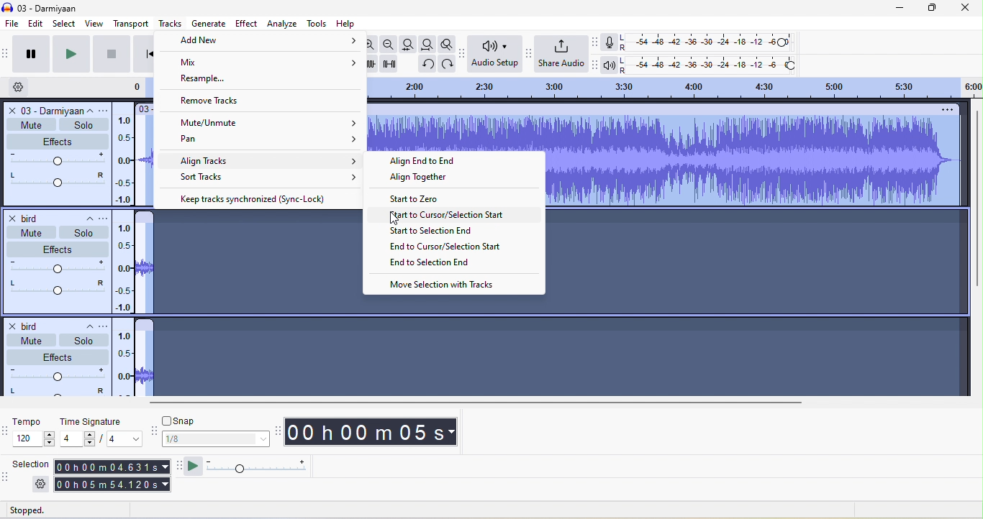 The image size is (983, 519). What do you see at coordinates (340, 345) in the screenshot?
I see `Selected trackt` at bounding box center [340, 345].